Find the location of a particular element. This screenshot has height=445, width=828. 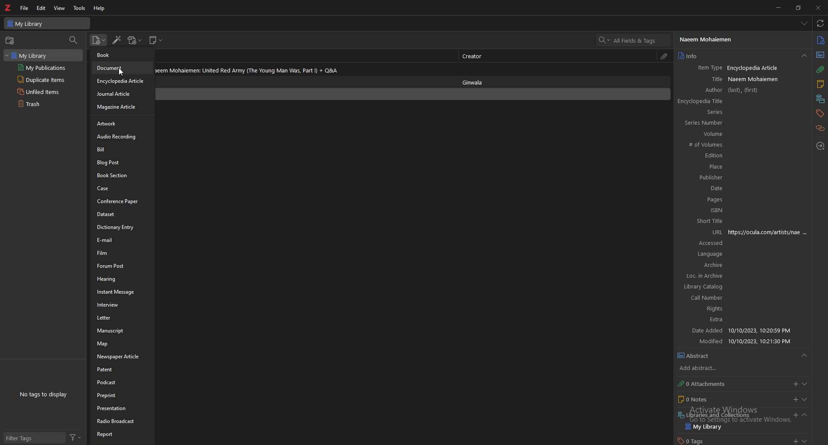

film is located at coordinates (122, 253).